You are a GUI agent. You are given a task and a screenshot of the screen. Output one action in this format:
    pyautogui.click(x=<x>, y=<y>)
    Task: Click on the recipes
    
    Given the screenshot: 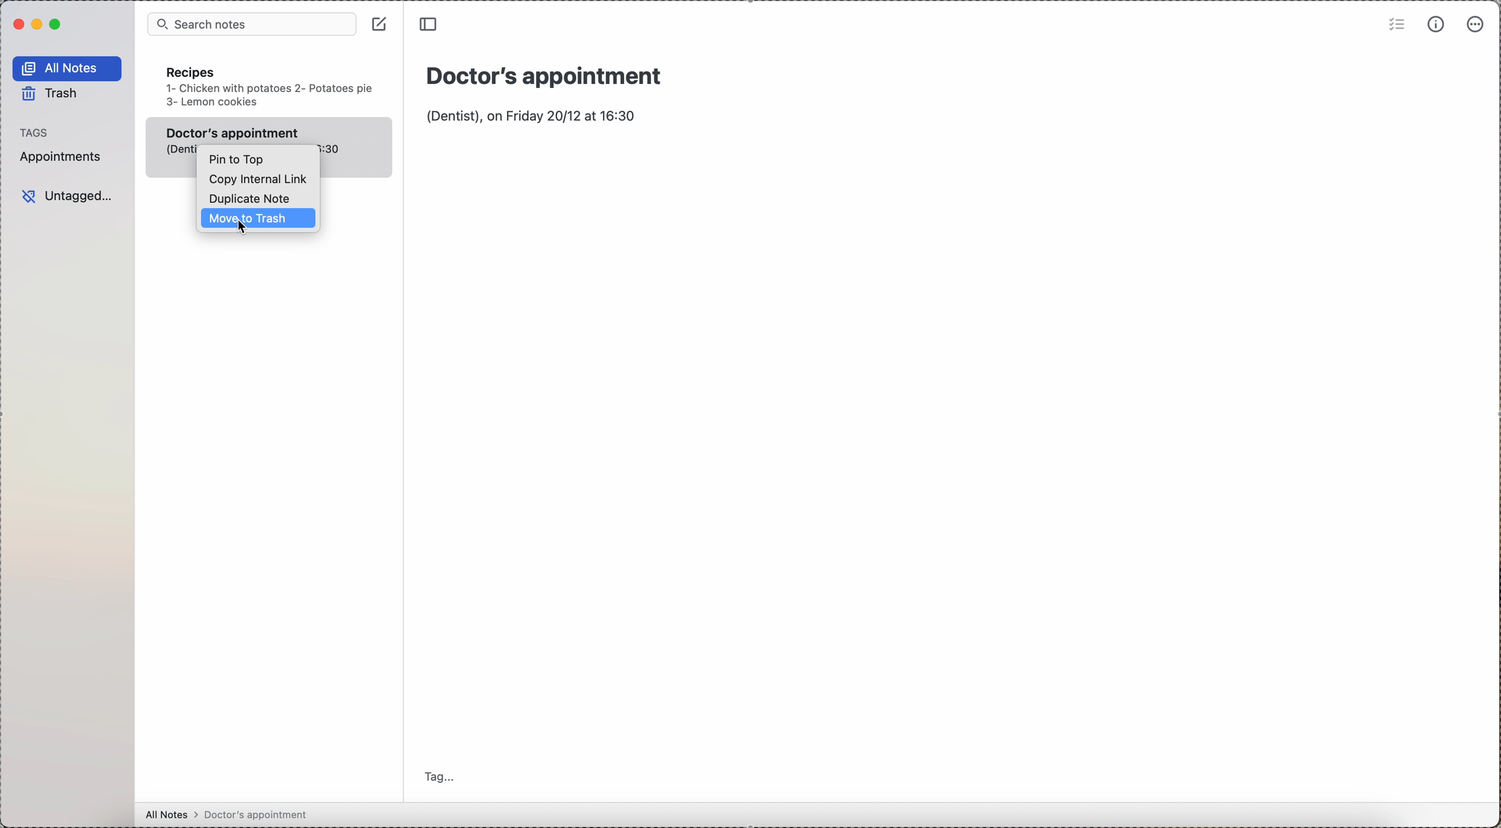 What is the action you would take?
    pyautogui.click(x=191, y=72)
    